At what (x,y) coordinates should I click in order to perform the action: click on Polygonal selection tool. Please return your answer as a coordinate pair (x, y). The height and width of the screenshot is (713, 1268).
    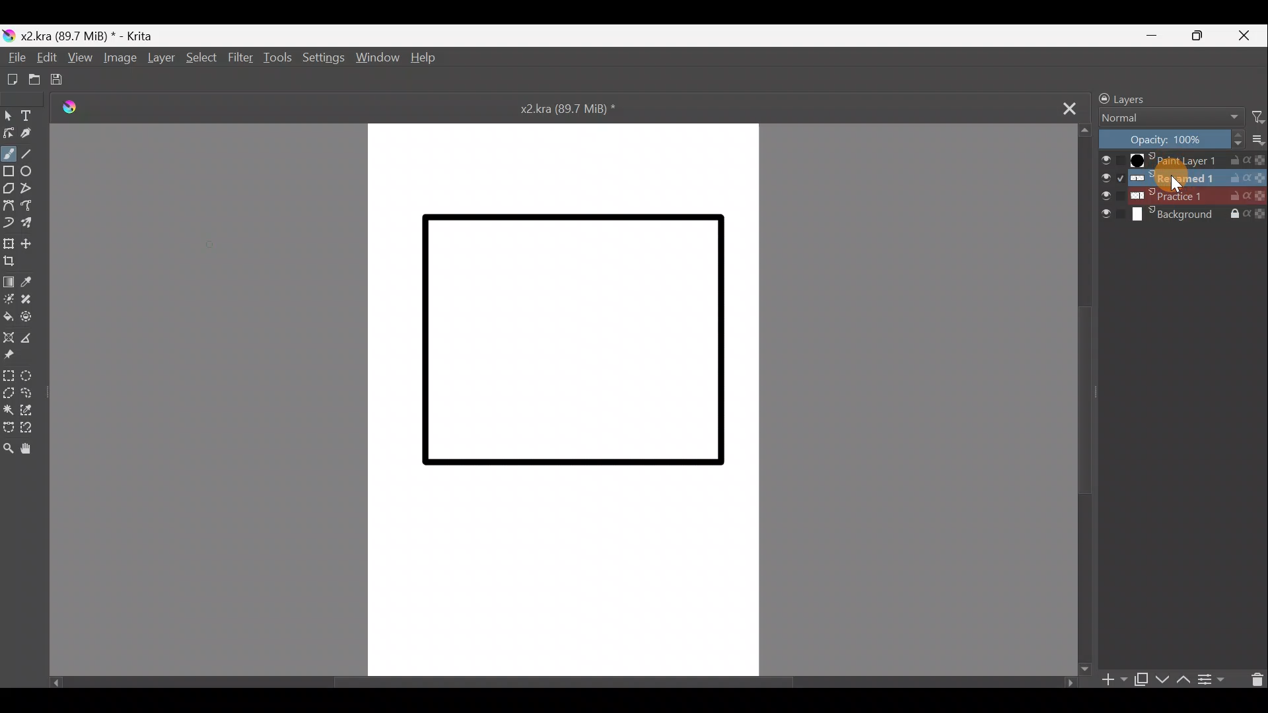
    Looking at the image, I should click on (9, 392).